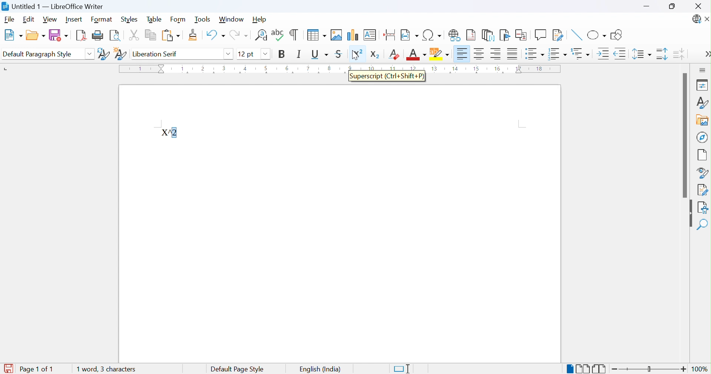 This screenshot has width=711, height=374. What do you see at coordinates (283, 54) in the screenshot?
I see `Bold` at bounding box center [283, 54].